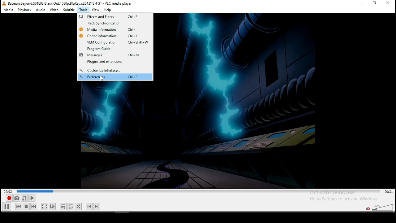 The width and height of the screenshot is (396, 223). Describe the element at coordinates (7, 206) in the screenshot. I see `play/pause` at that location.